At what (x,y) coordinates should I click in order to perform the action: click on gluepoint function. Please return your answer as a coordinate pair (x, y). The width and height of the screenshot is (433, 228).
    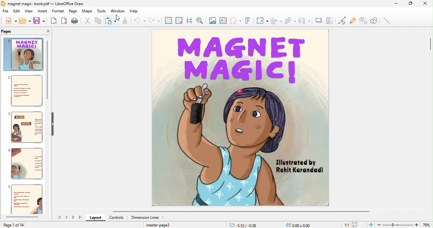
    Looking at the image, I should click on (352, 21).